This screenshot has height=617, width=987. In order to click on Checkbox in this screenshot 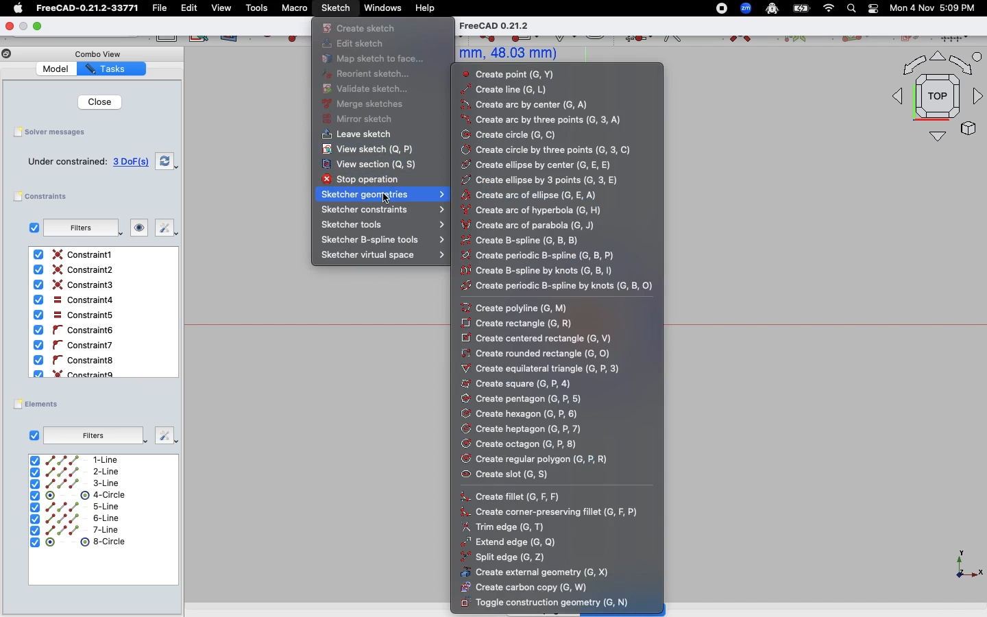, I will do `click(31, 228)`.